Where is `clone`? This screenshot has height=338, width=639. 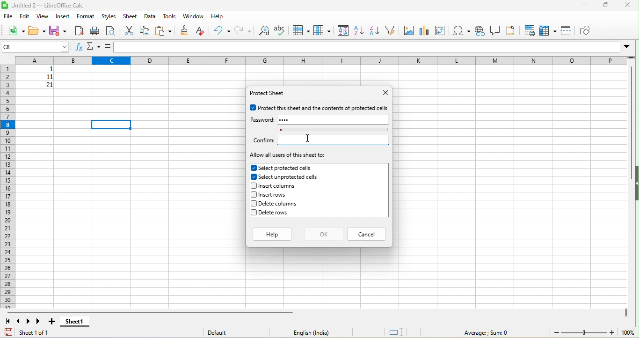 clone is located at coordinates (186, 30).